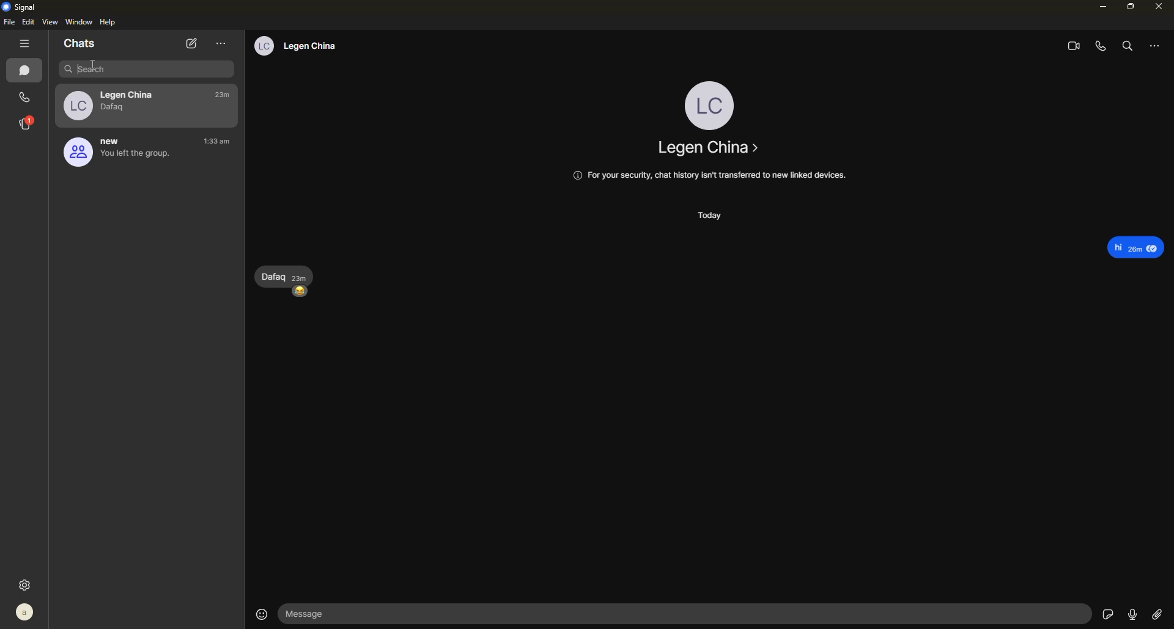  What do you see at coordinates (1132, 614) in the screenshot?
I see `record` at bounding box center [1132, 614].